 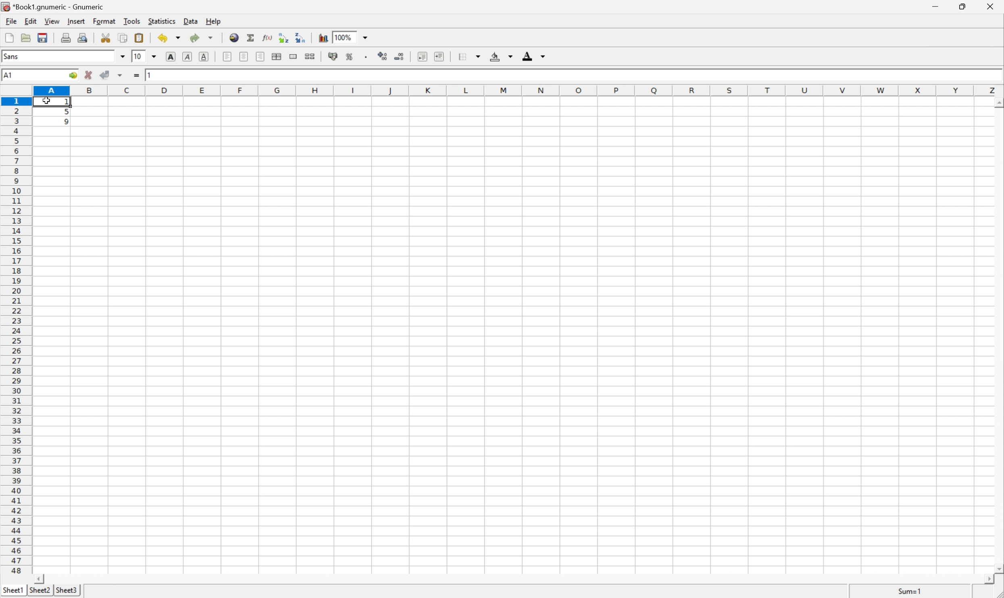 What do you see at coordinates (988, 579) in the screenshot?
I see `scroll right` at bounding box center [988, 579].